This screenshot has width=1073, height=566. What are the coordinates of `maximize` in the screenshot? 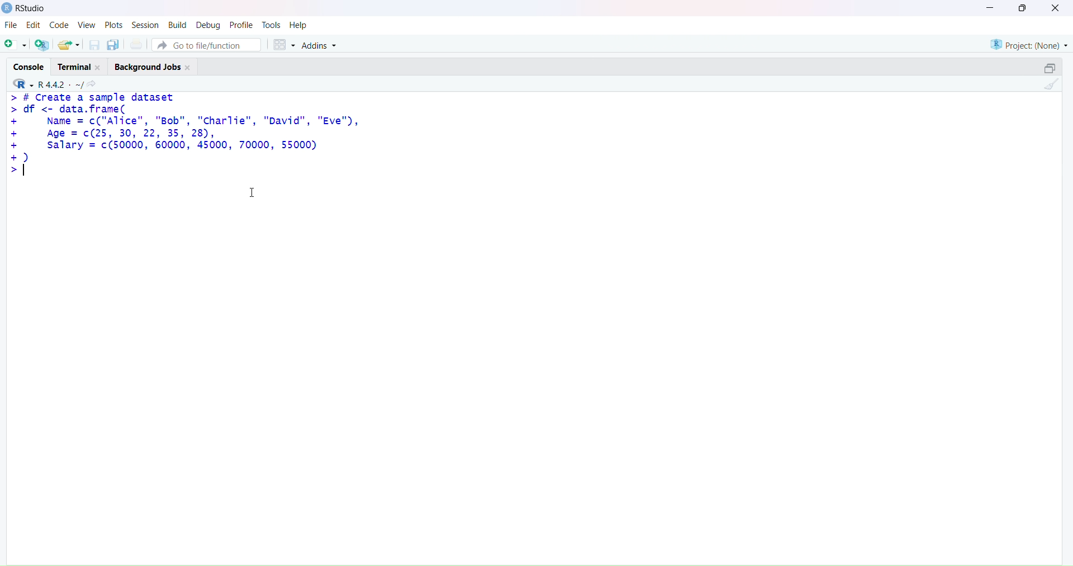 It's located at (1027, 8).